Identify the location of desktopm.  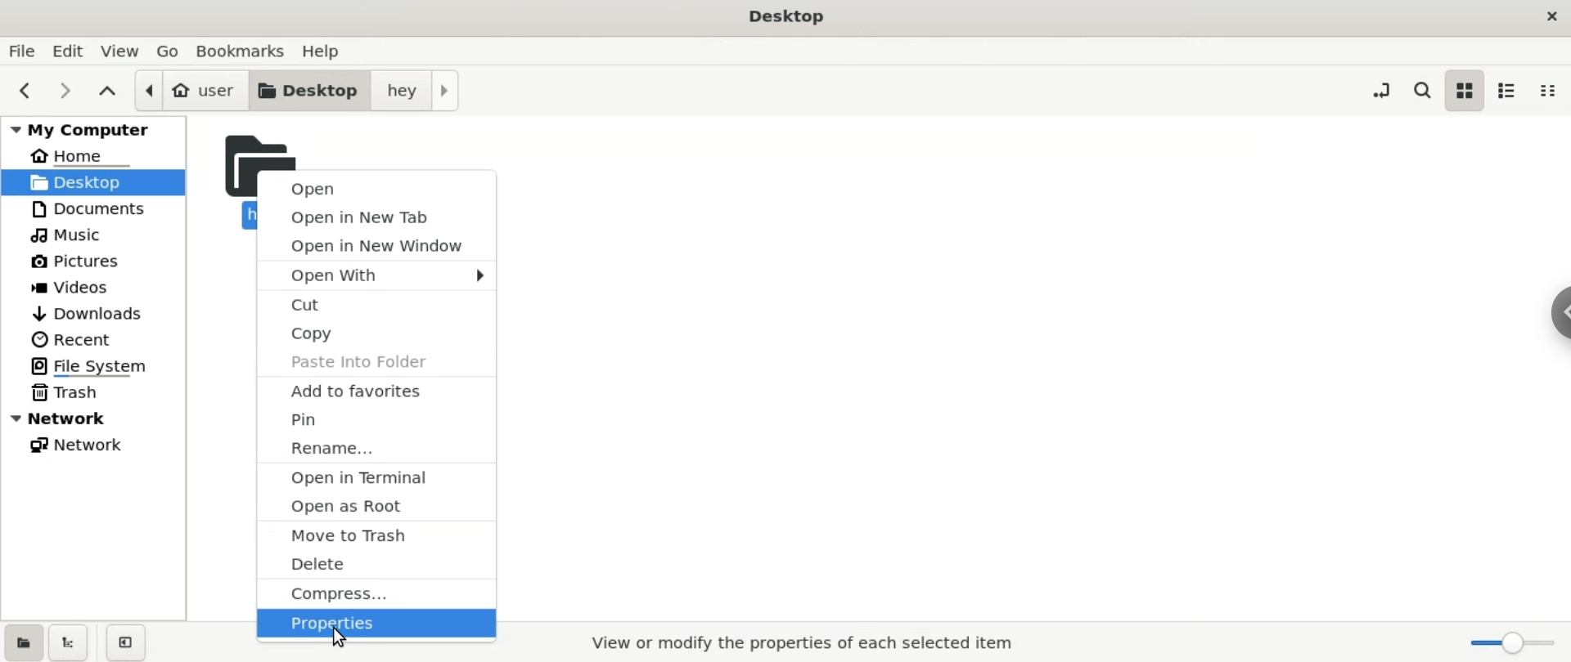
(307, 90).